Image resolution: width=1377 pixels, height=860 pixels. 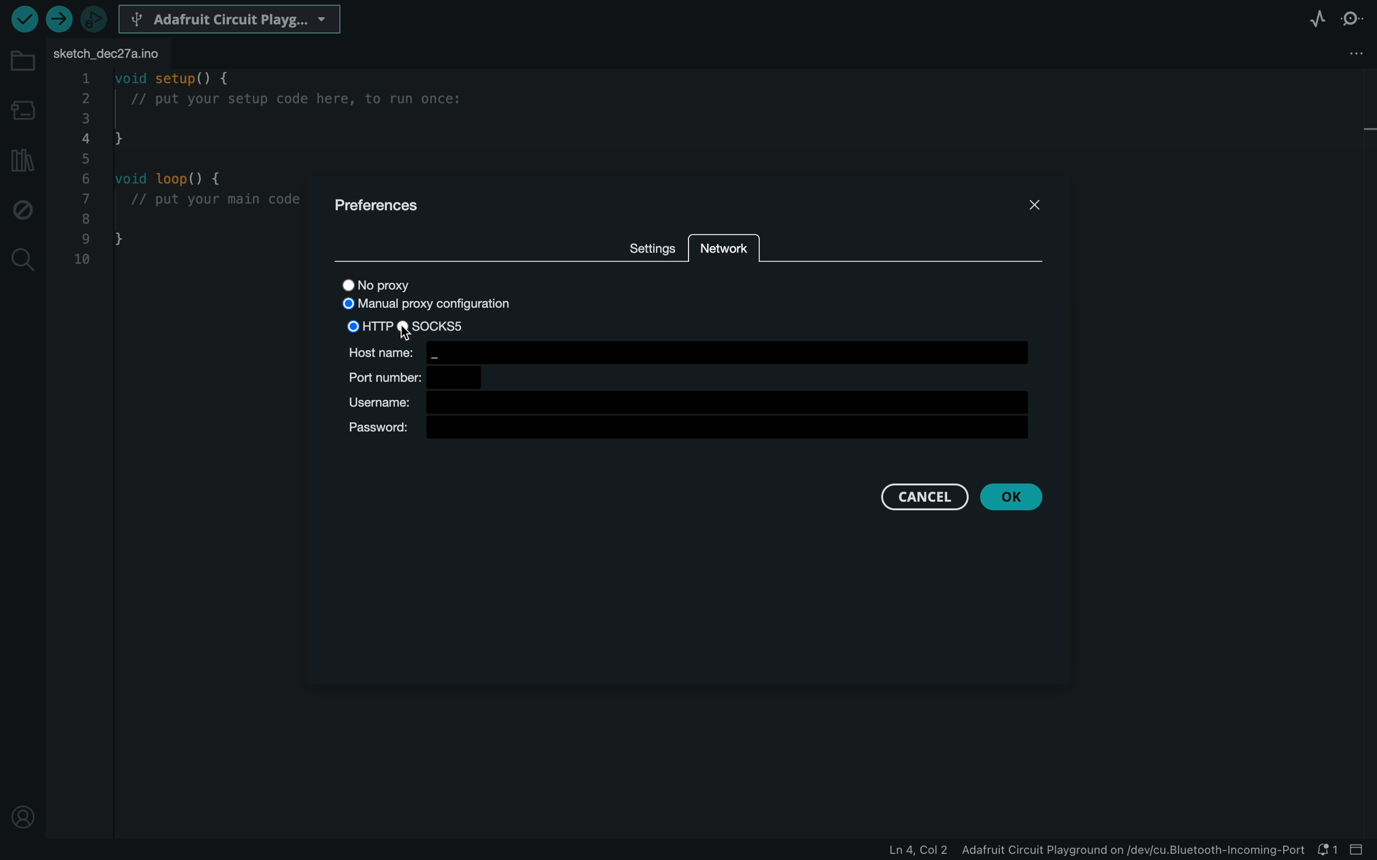 What do you see at coordinates (96, 19) in the screenshot?
I see `debugger` at bounding box center [96, 19].